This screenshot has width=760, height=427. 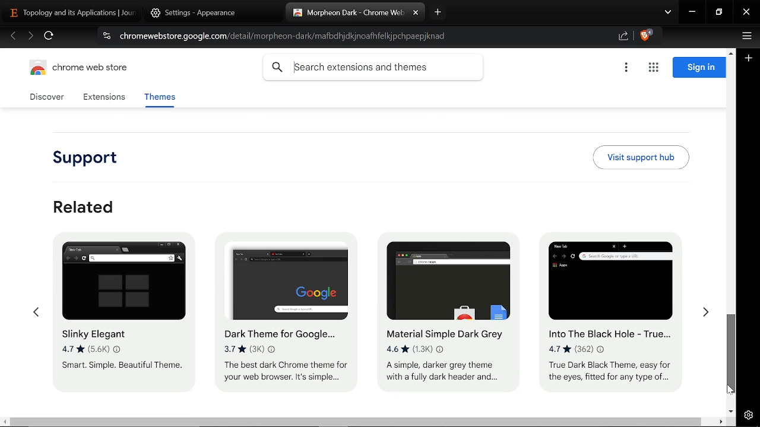 I want to click on Discover, so click(x=49, y=97).